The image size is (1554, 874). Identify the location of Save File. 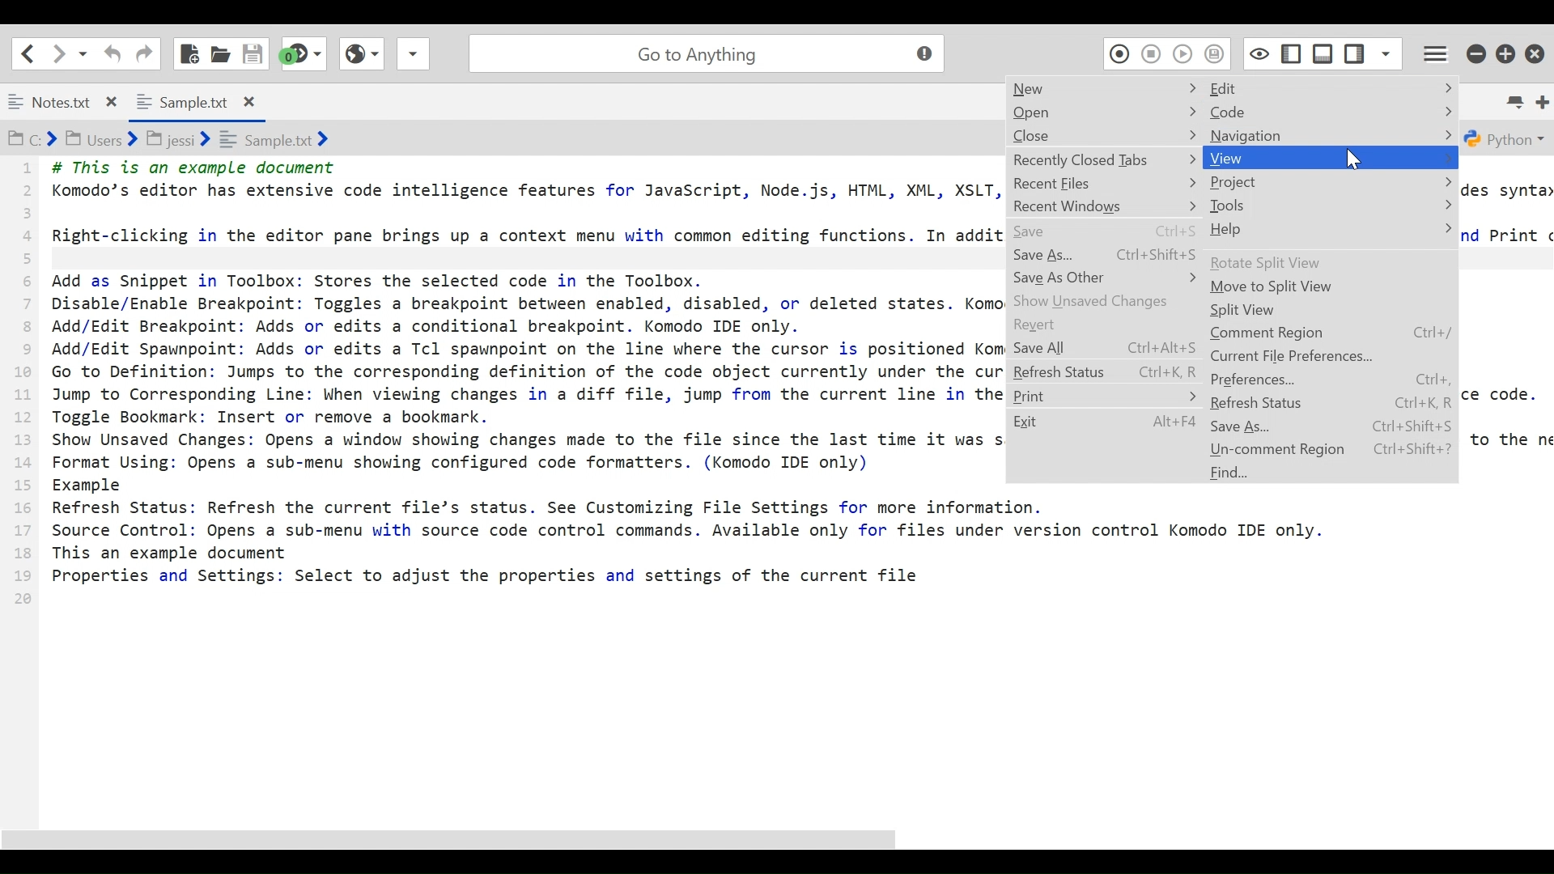
(253, 53).